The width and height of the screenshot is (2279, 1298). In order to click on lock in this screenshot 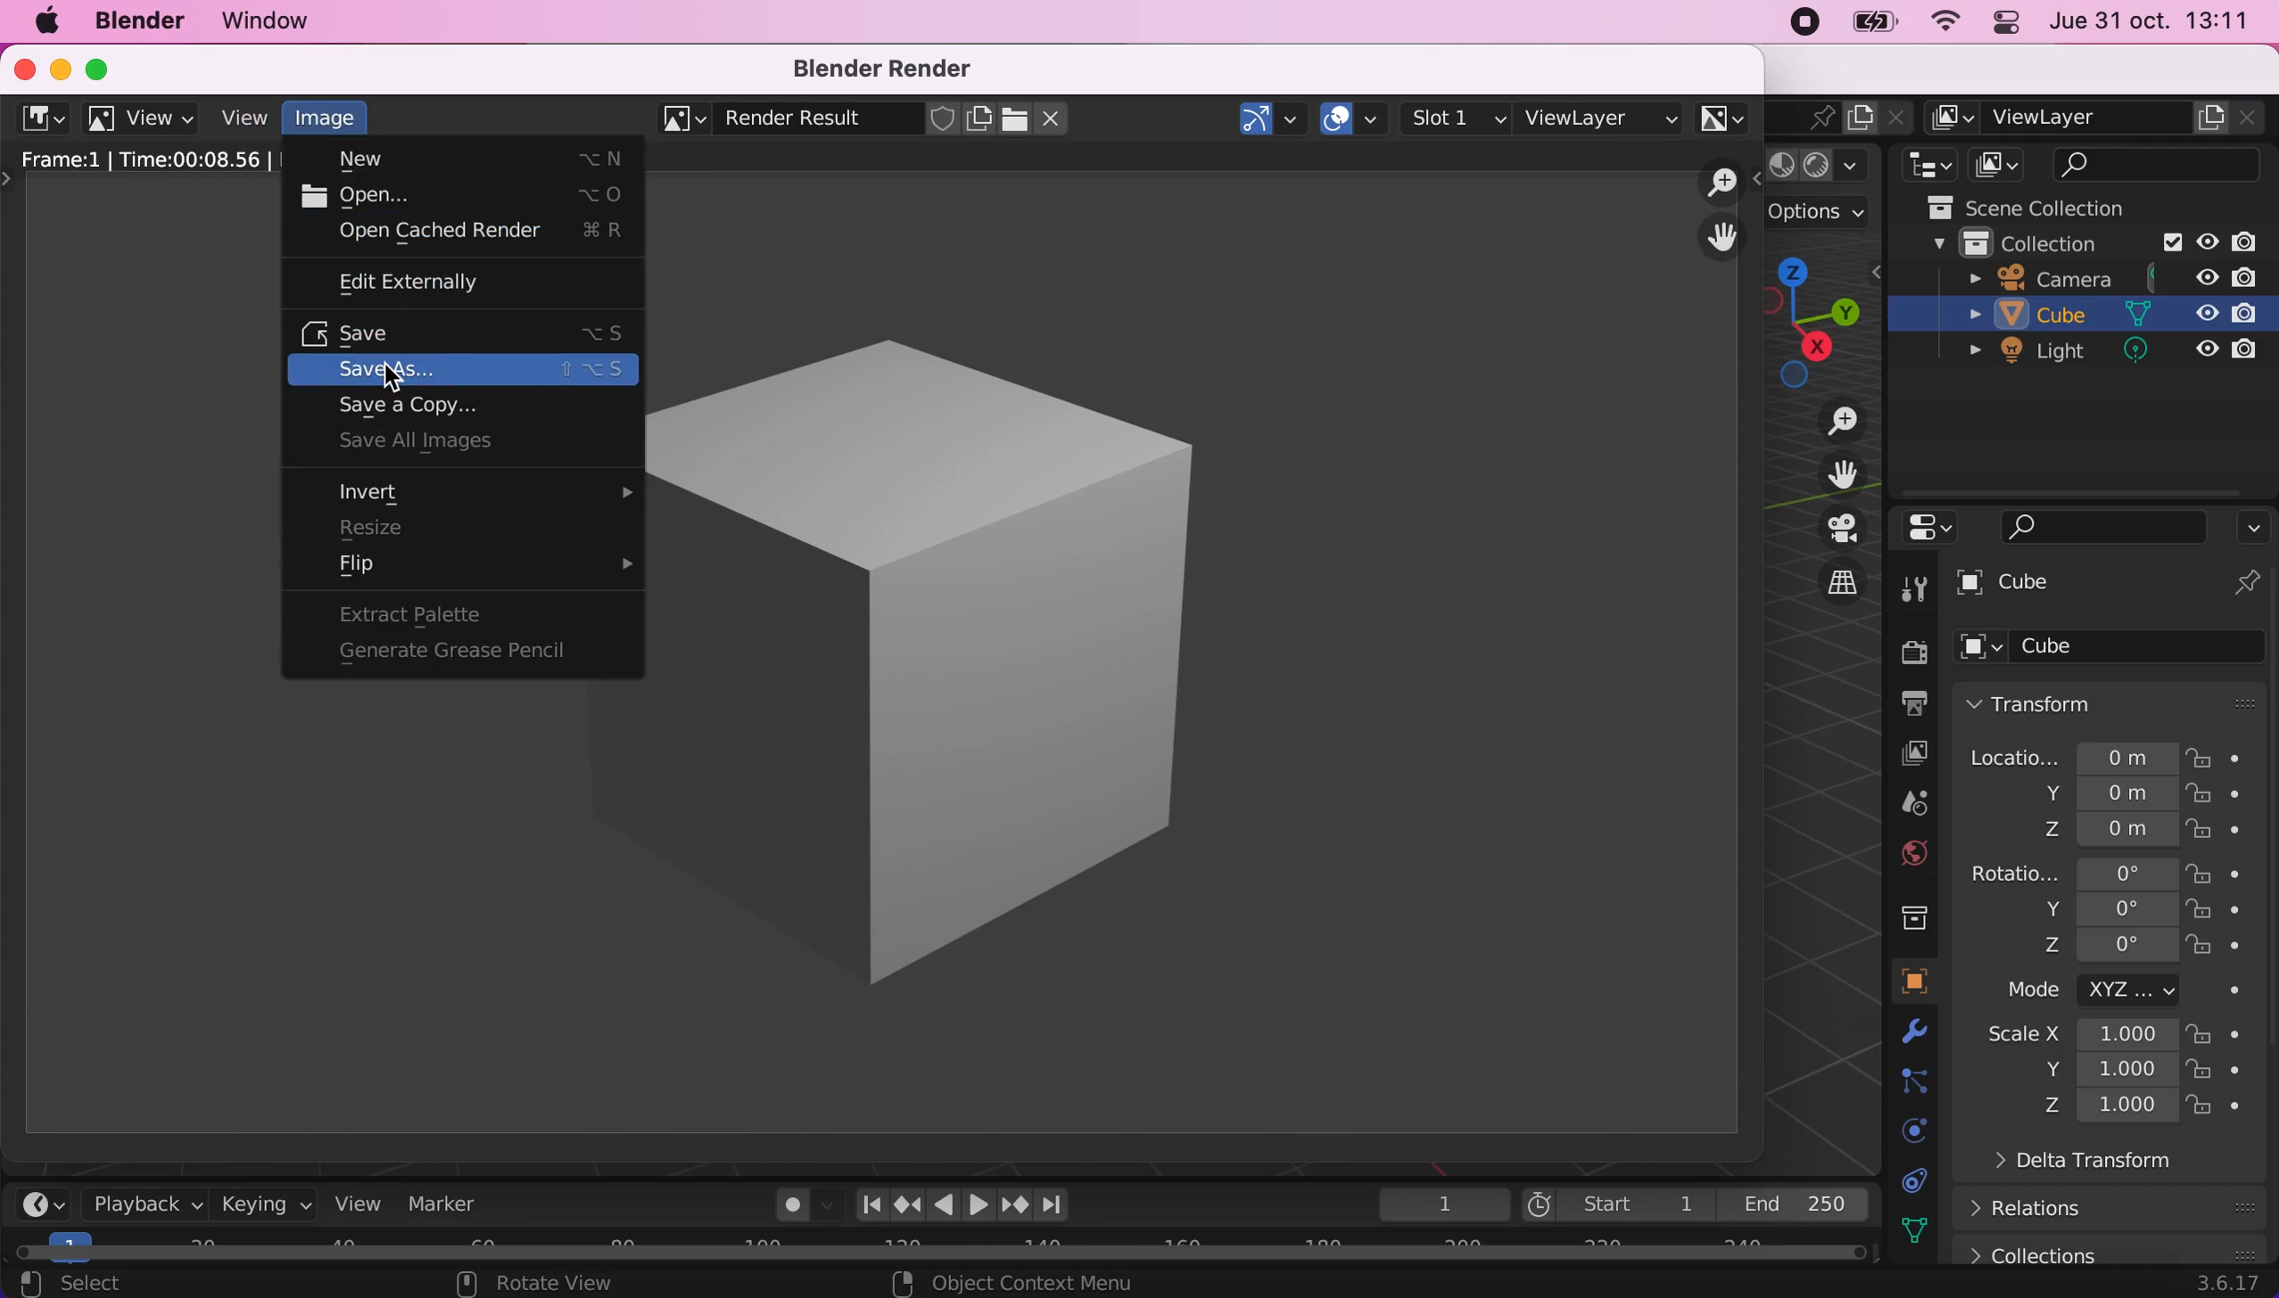, I will do `click(2218, 1037)`.